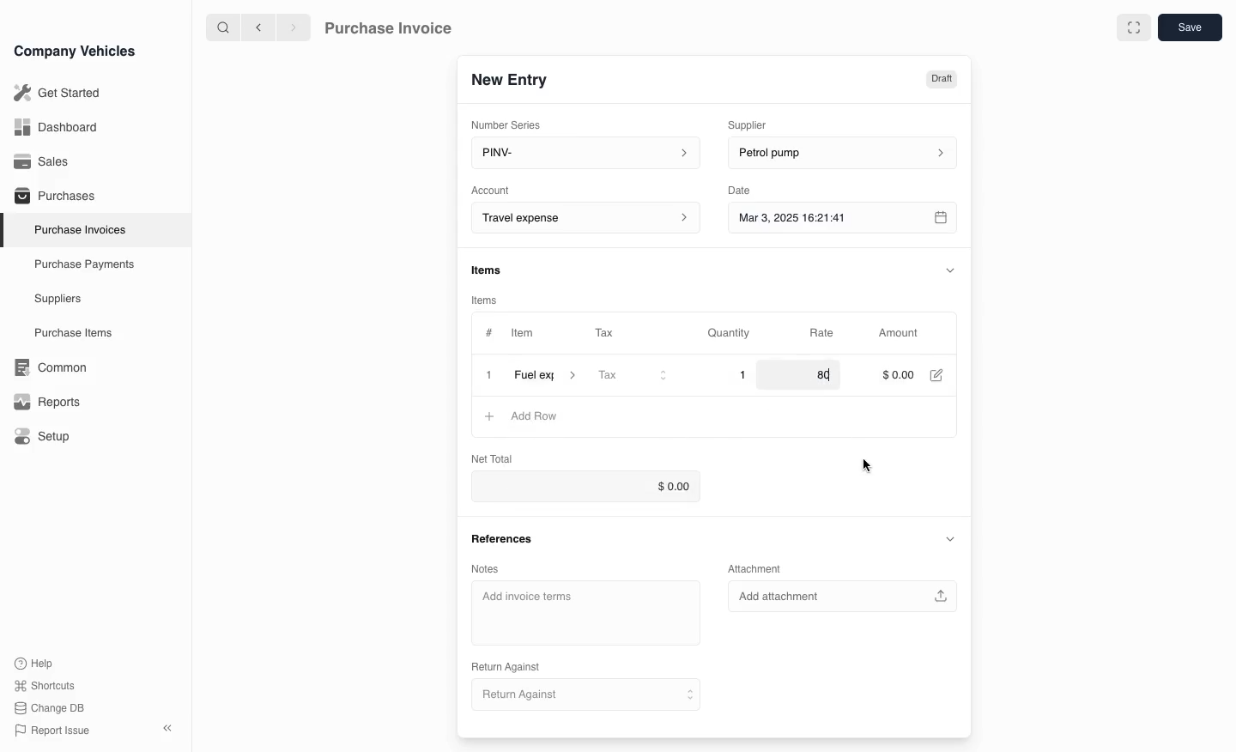 The height and width of the screenshot is (752, 1236). What do you see at coordinates (491, 189) in the screenshot?
I see `Account` at bounding box center [491, 189].